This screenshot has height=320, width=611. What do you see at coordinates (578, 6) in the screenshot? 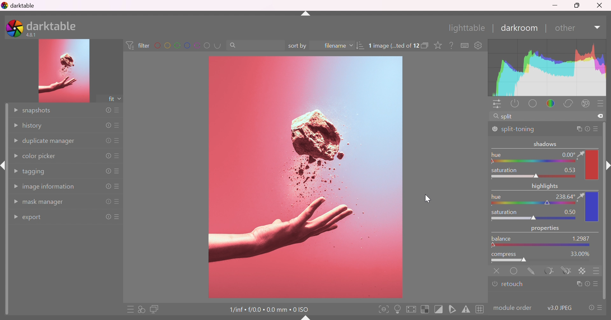
I see `Restore Down` at bounding box center [578, 6].